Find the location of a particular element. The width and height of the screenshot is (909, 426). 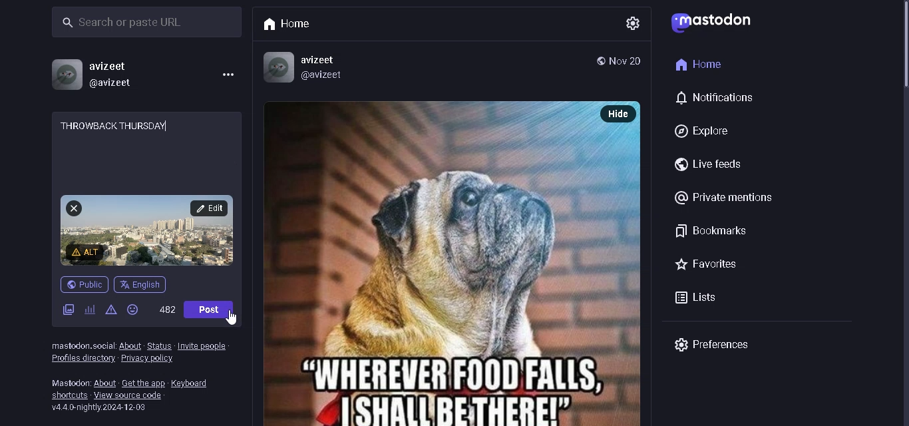

attached picture is located at coordinates (150, 230).